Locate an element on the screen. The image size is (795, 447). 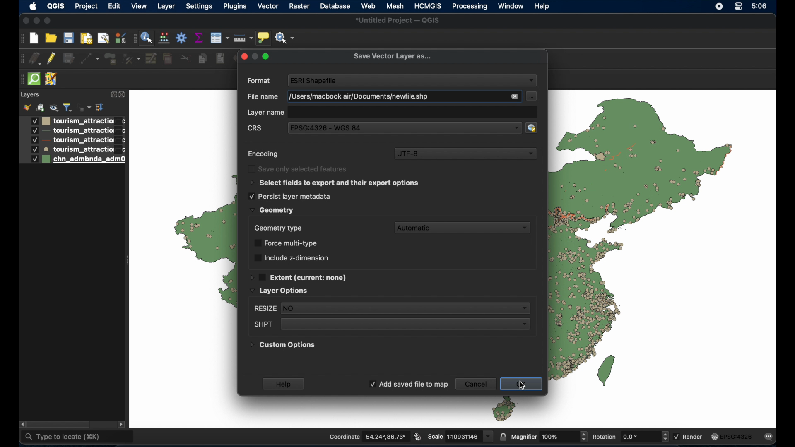
EPSG:4326 - WGS 84 is located at coordinates (329, 127).